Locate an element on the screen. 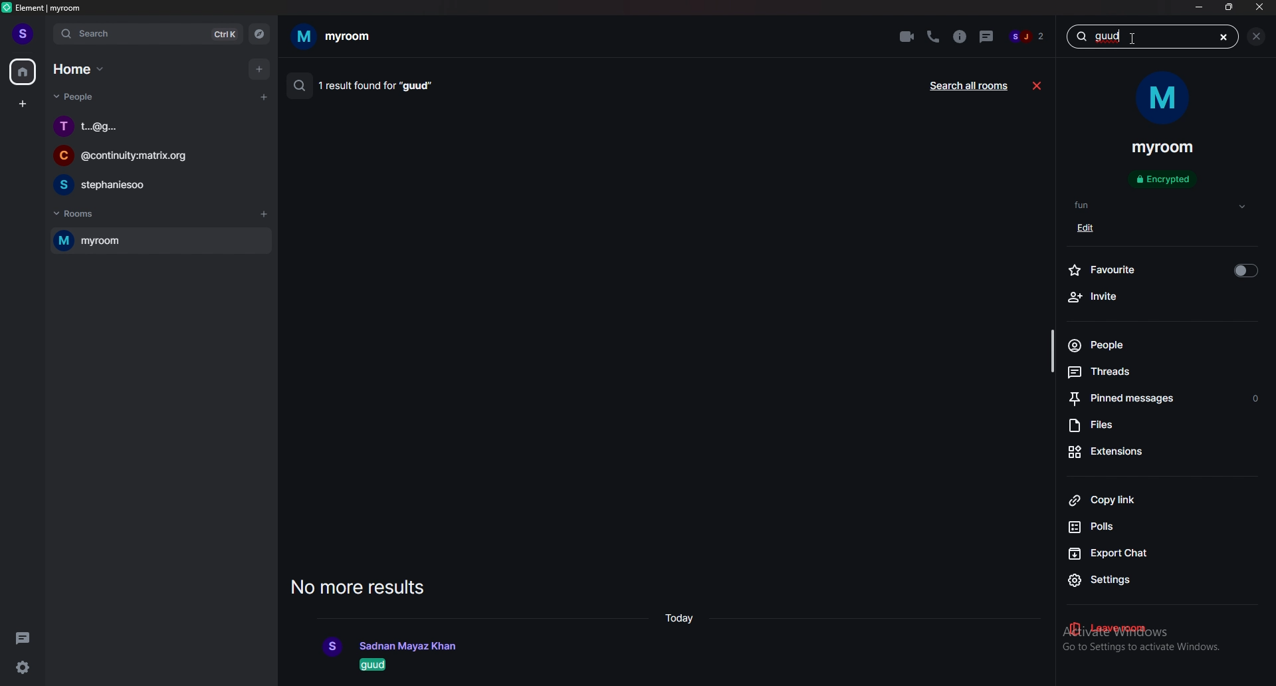 This screenshot has width=1276, height=686. tags is located at coordinates (1160, 206).